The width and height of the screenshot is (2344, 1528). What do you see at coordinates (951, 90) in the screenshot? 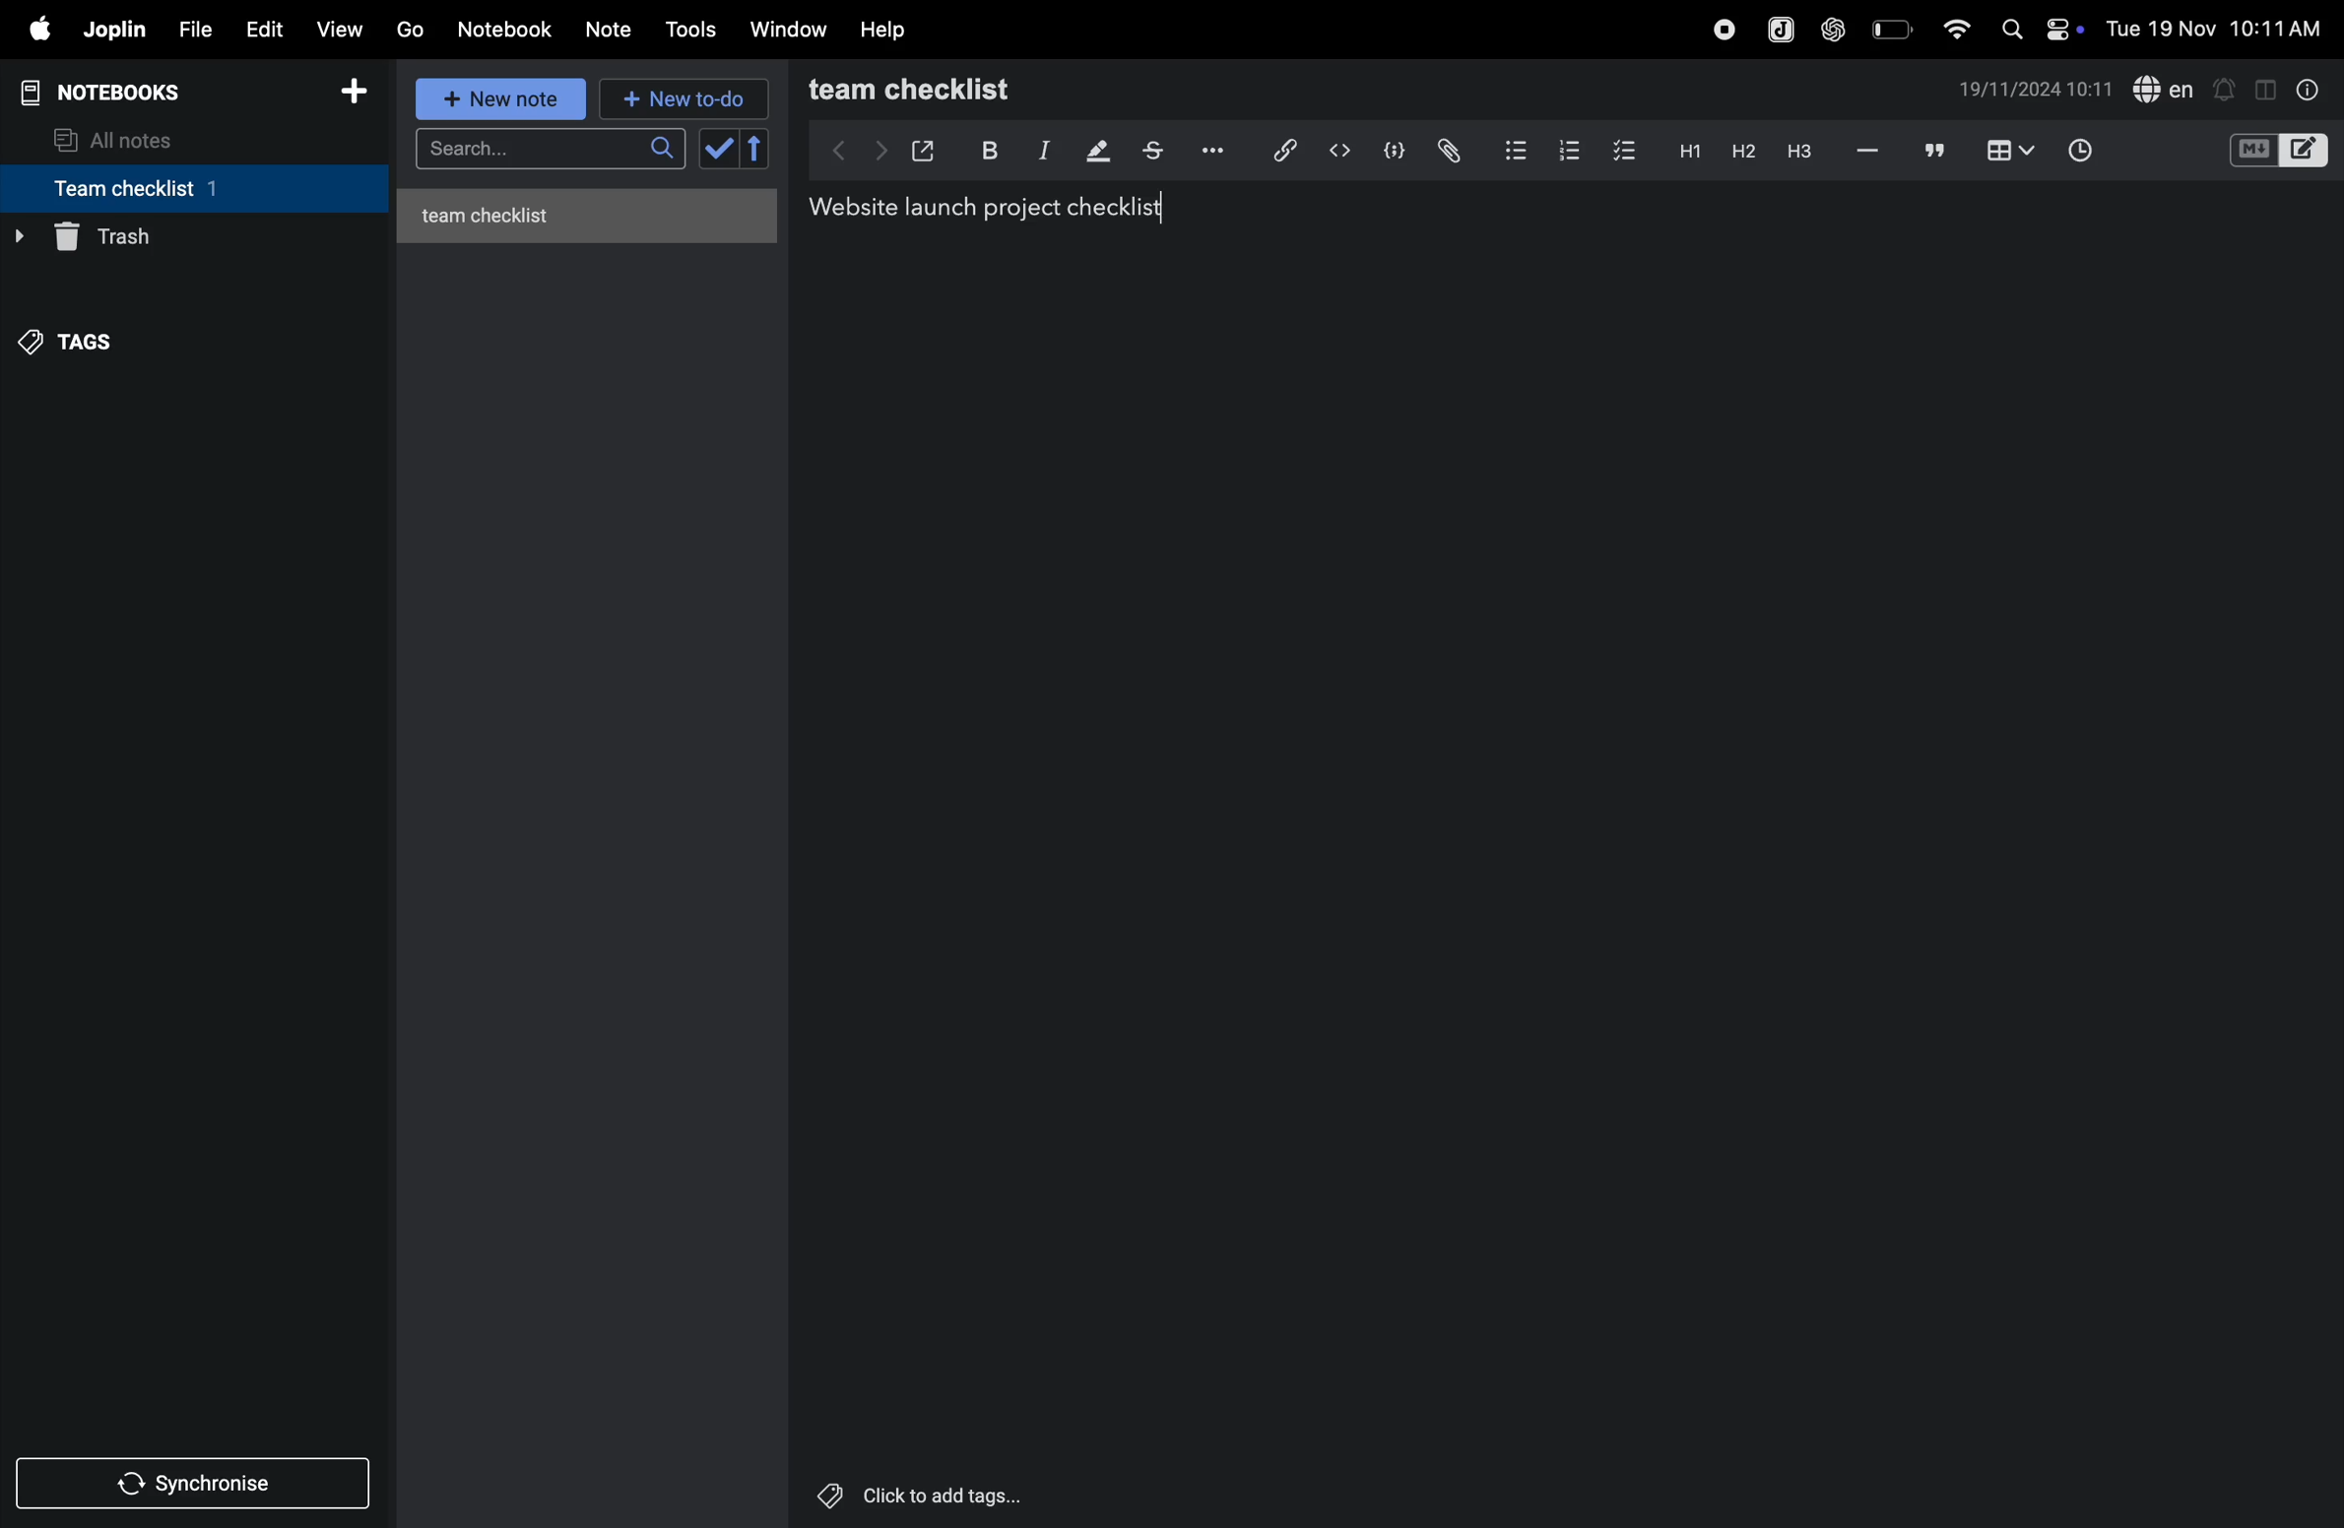
I see `team checklist` at bounding box center [951, 90].